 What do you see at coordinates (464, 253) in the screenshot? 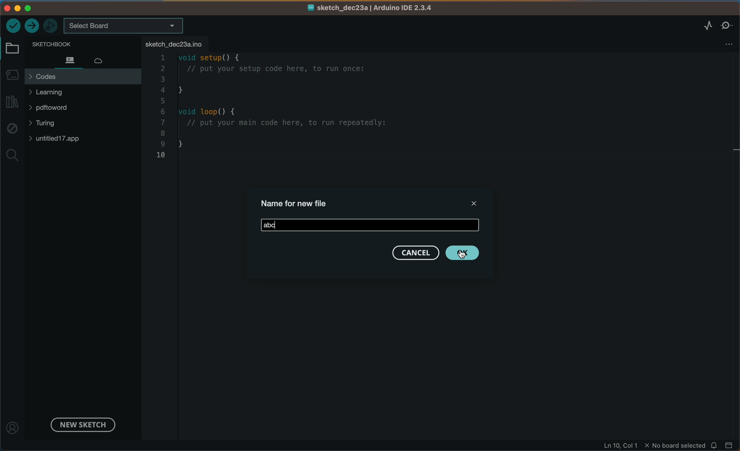
I see `clicked` at bounding box center [464, 253].